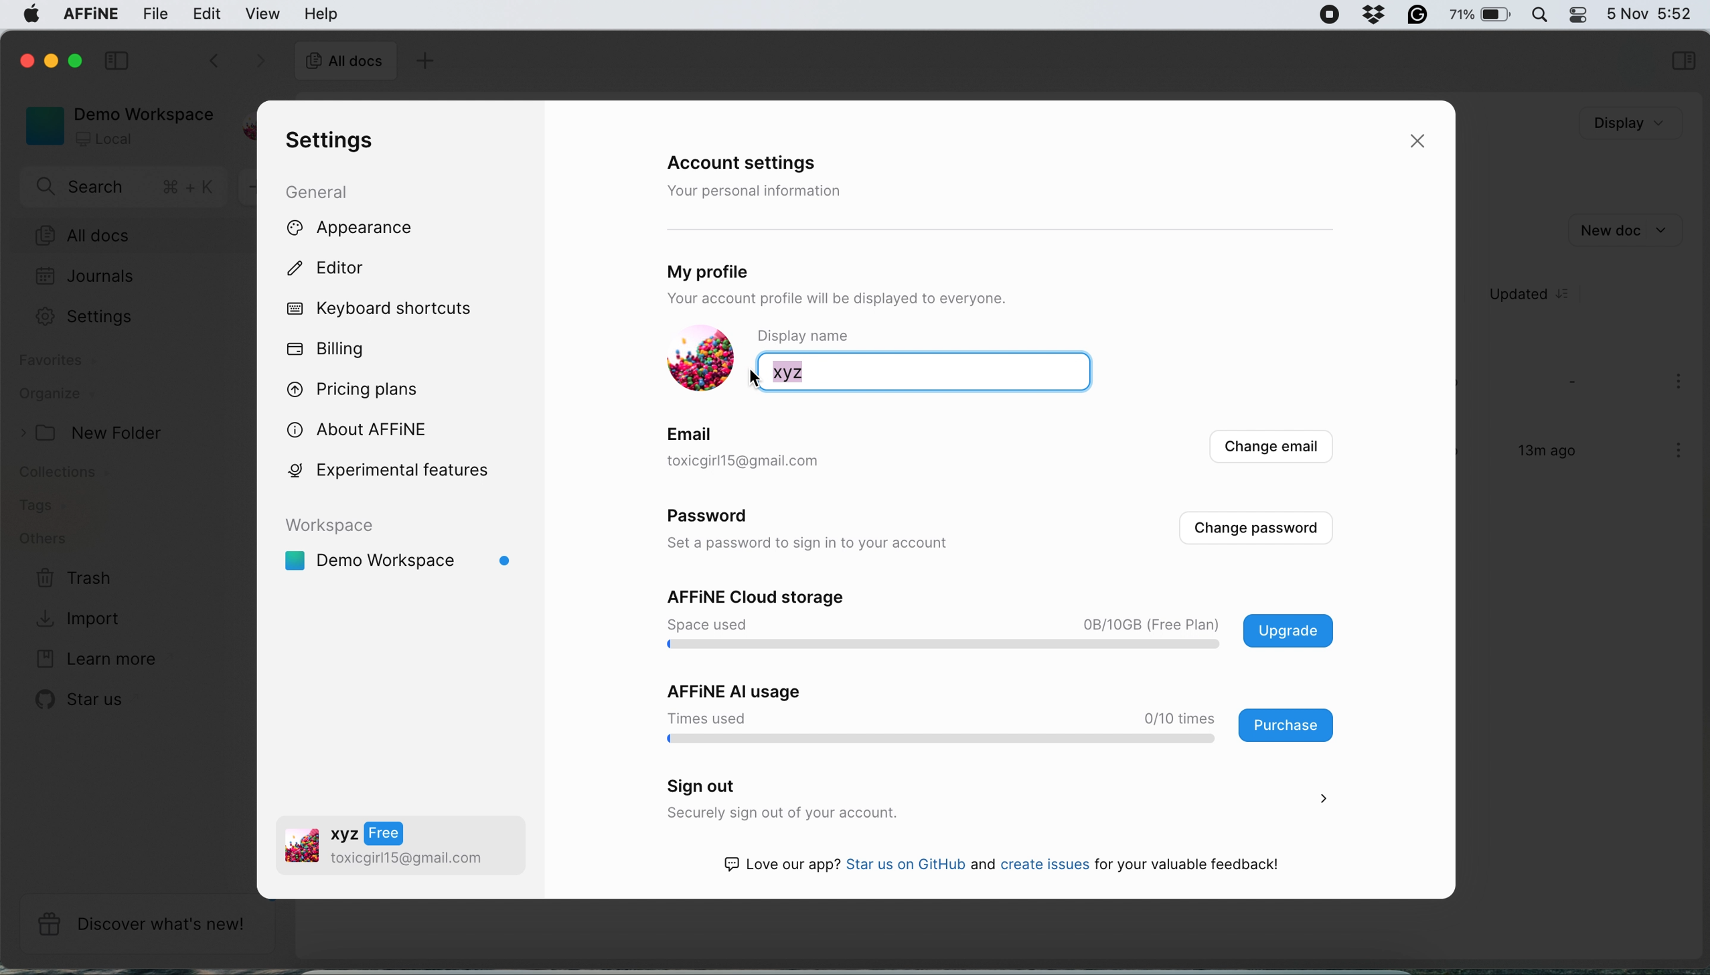 Image resolution: width=1710 pixels, height=975 pixels. I want to click on about affine, so click(365, 428).